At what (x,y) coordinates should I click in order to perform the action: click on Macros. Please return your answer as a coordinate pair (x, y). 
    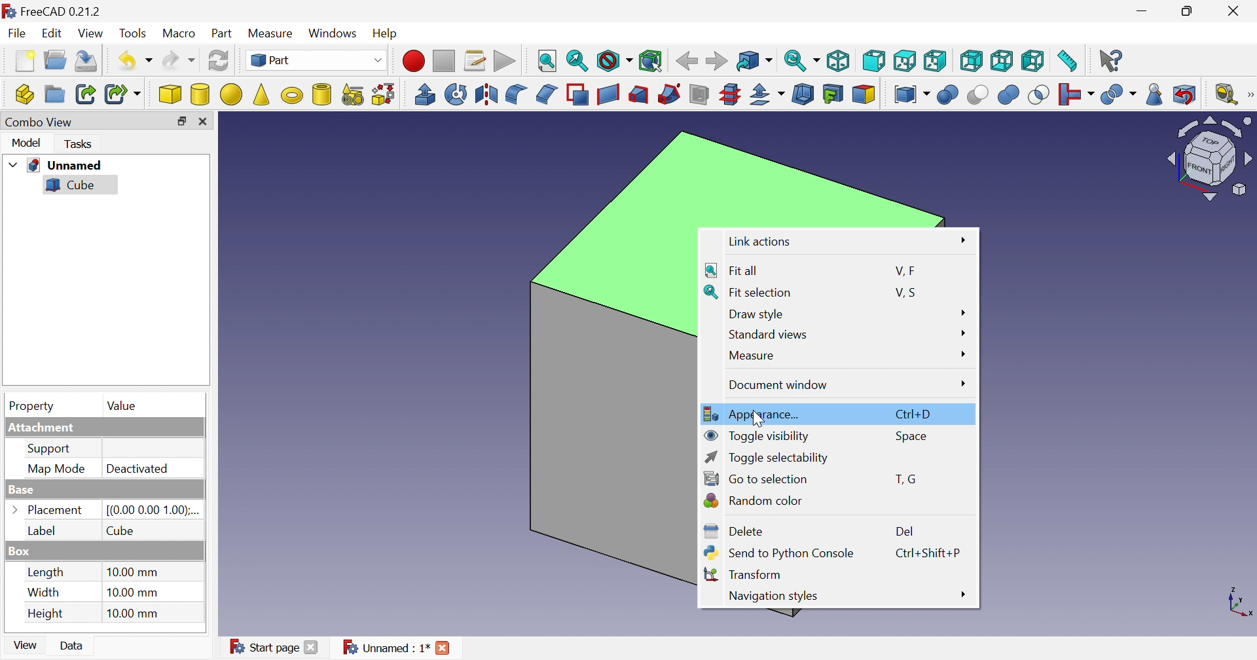
    Looking at the image, I should click on (476, 62).